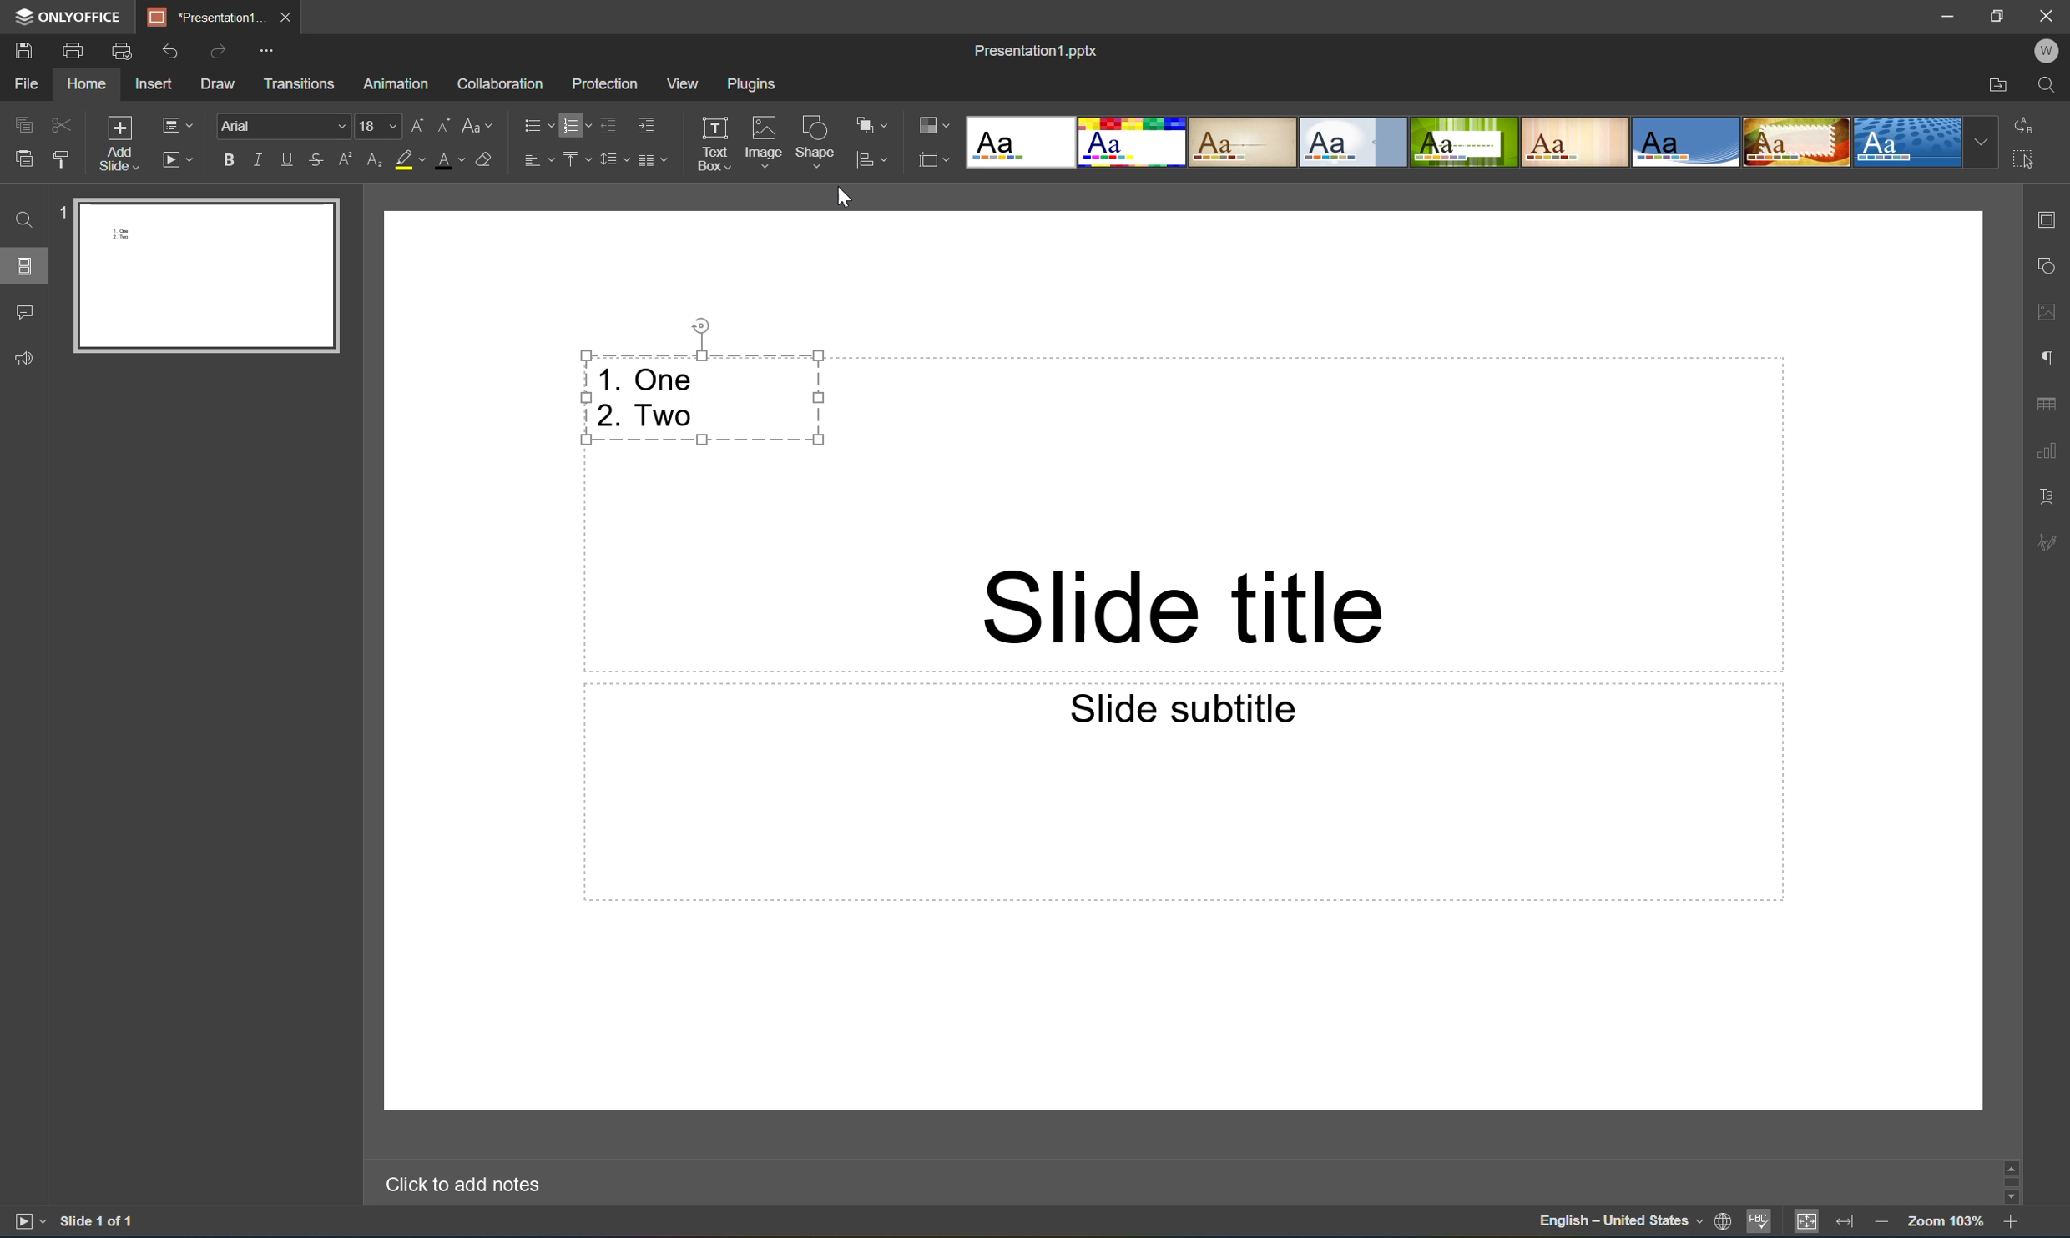 The image size is (2070, 1238). I want to click on Numebring, so click(578, 124).